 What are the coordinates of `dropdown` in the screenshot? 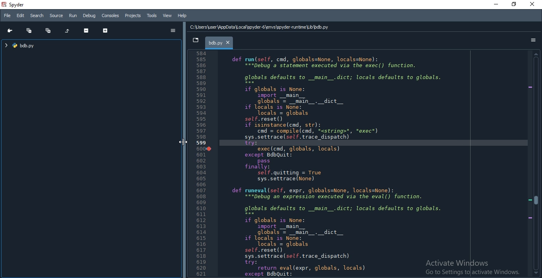 It's located at (196, 41).